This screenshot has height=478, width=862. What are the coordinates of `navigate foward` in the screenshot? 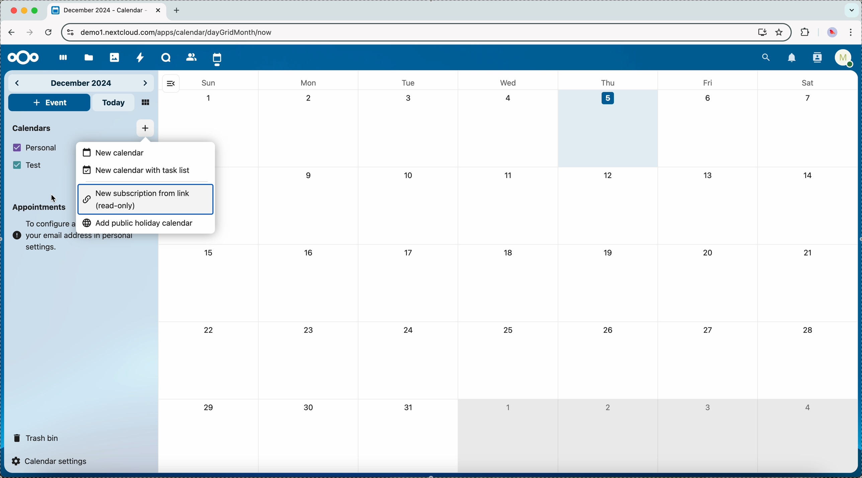 It's located at (28, 32).